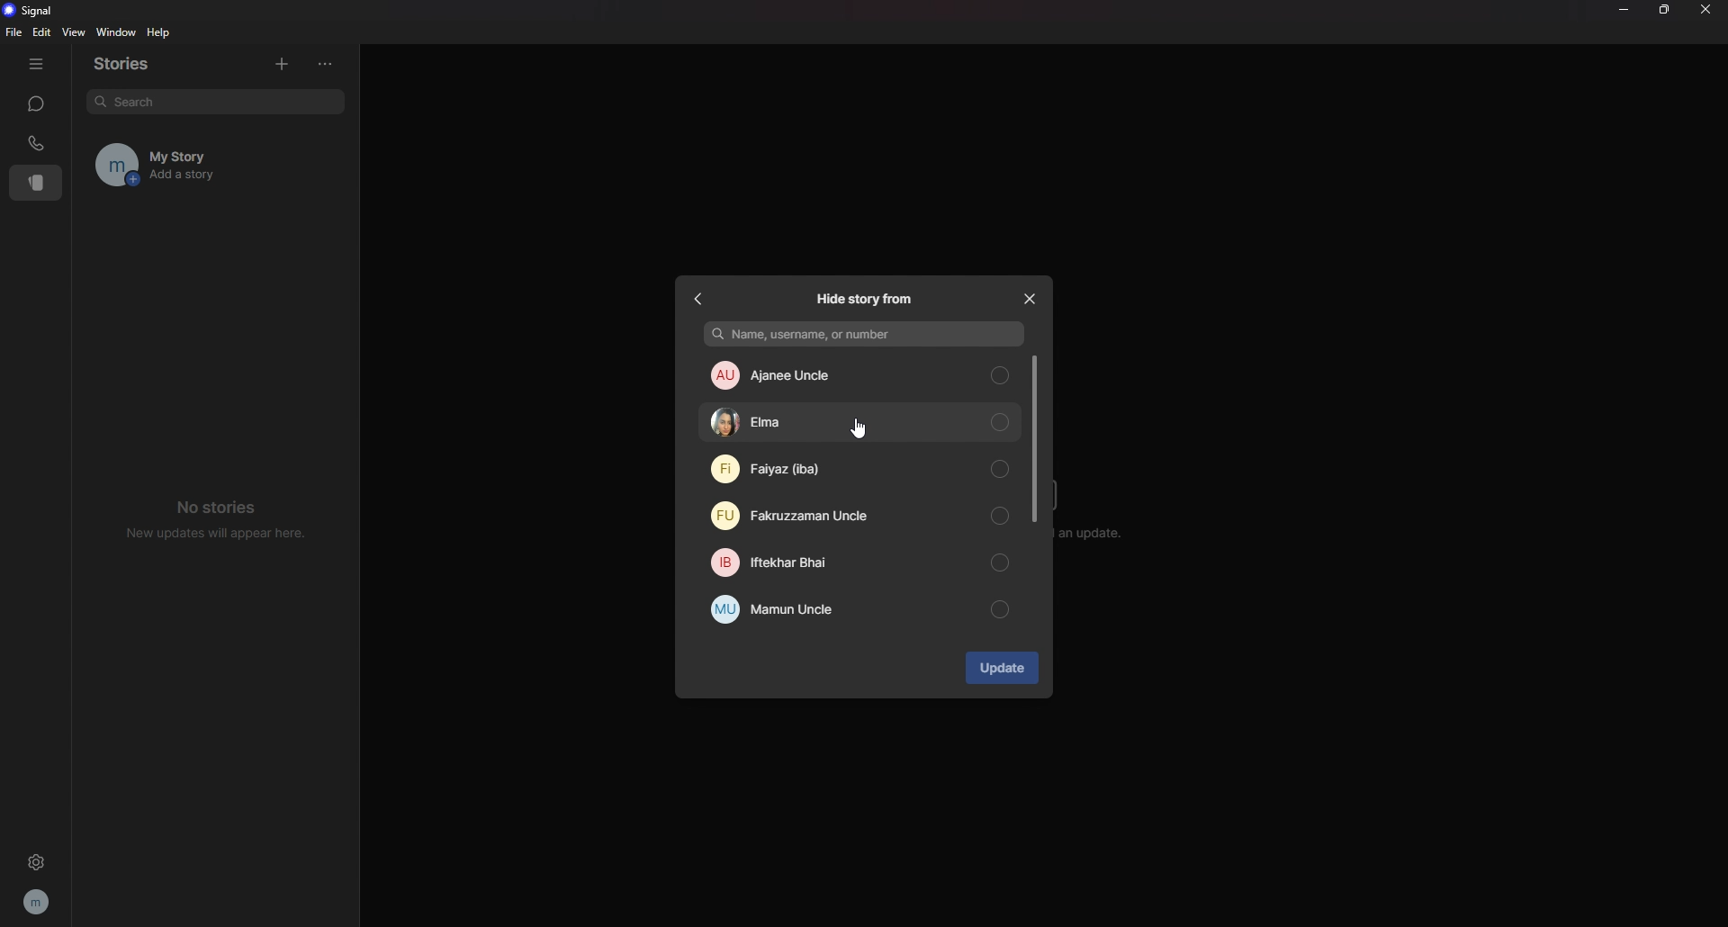 The height and width of the screenshot is (927, 1728). I want to click on back, so click(702, 297).